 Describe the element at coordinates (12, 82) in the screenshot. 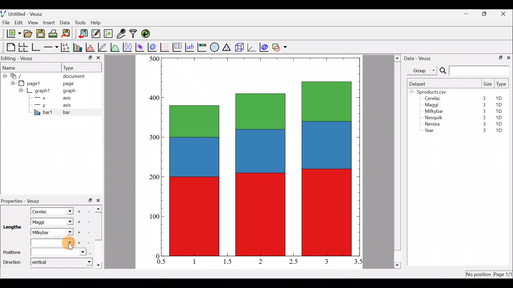

I see `hide` at that location.